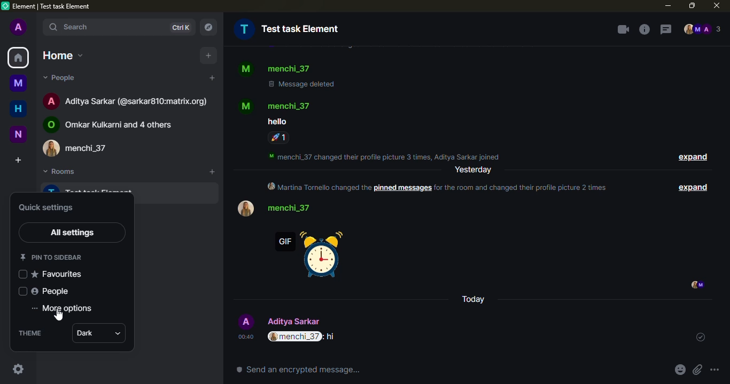  Describe the element at coordinates (442, 186) in the screenshot. I see `info` at that location.